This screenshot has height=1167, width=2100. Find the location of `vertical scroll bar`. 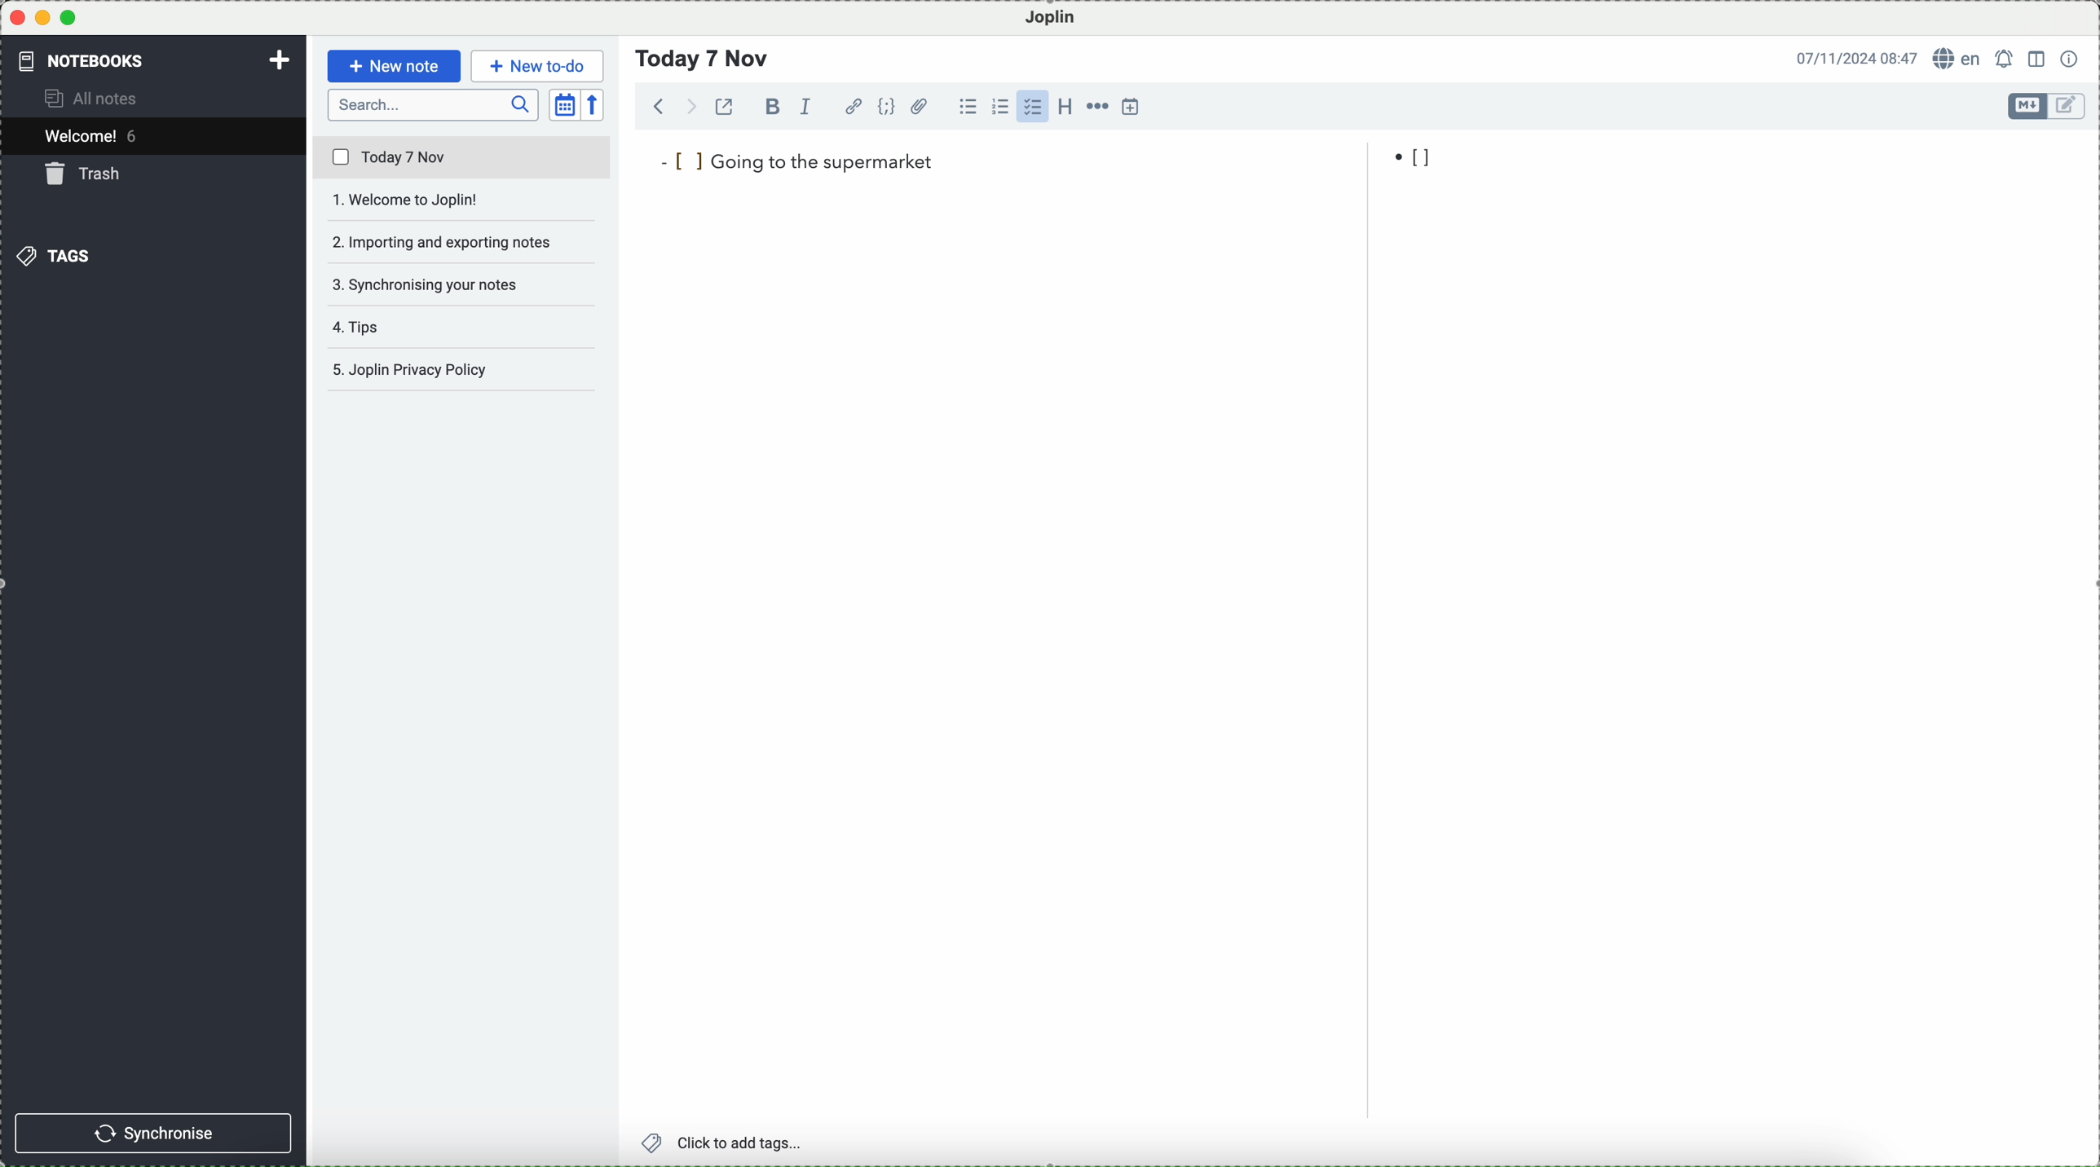

vertical scroll bar is located at coordinates (2086, 275).